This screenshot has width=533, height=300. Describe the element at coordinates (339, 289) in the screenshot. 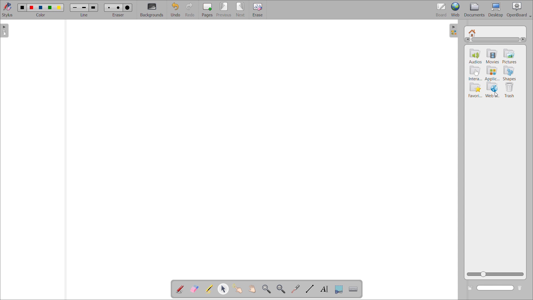

I see `` at that location.